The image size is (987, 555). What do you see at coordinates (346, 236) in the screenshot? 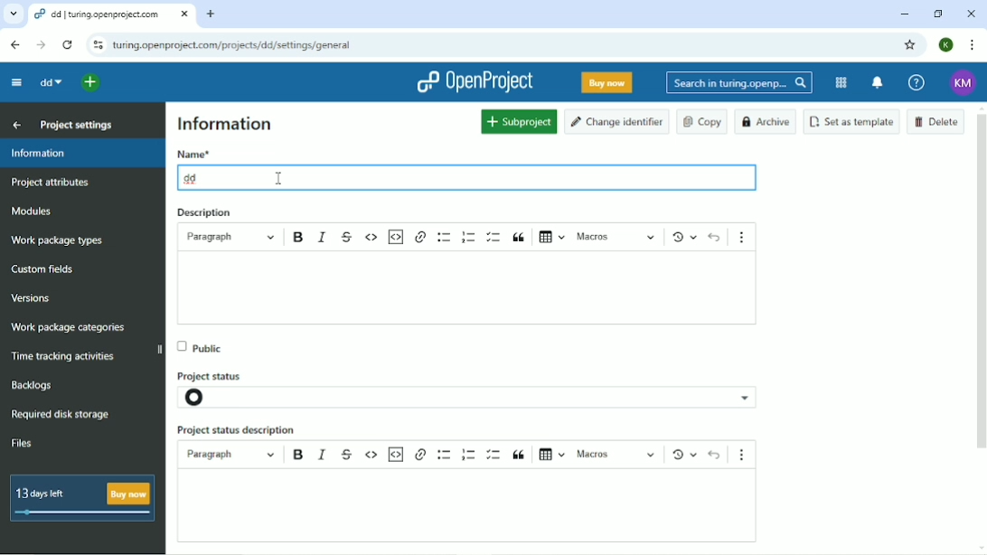
I see `Strikethrough` at bounding box center [346, 236].